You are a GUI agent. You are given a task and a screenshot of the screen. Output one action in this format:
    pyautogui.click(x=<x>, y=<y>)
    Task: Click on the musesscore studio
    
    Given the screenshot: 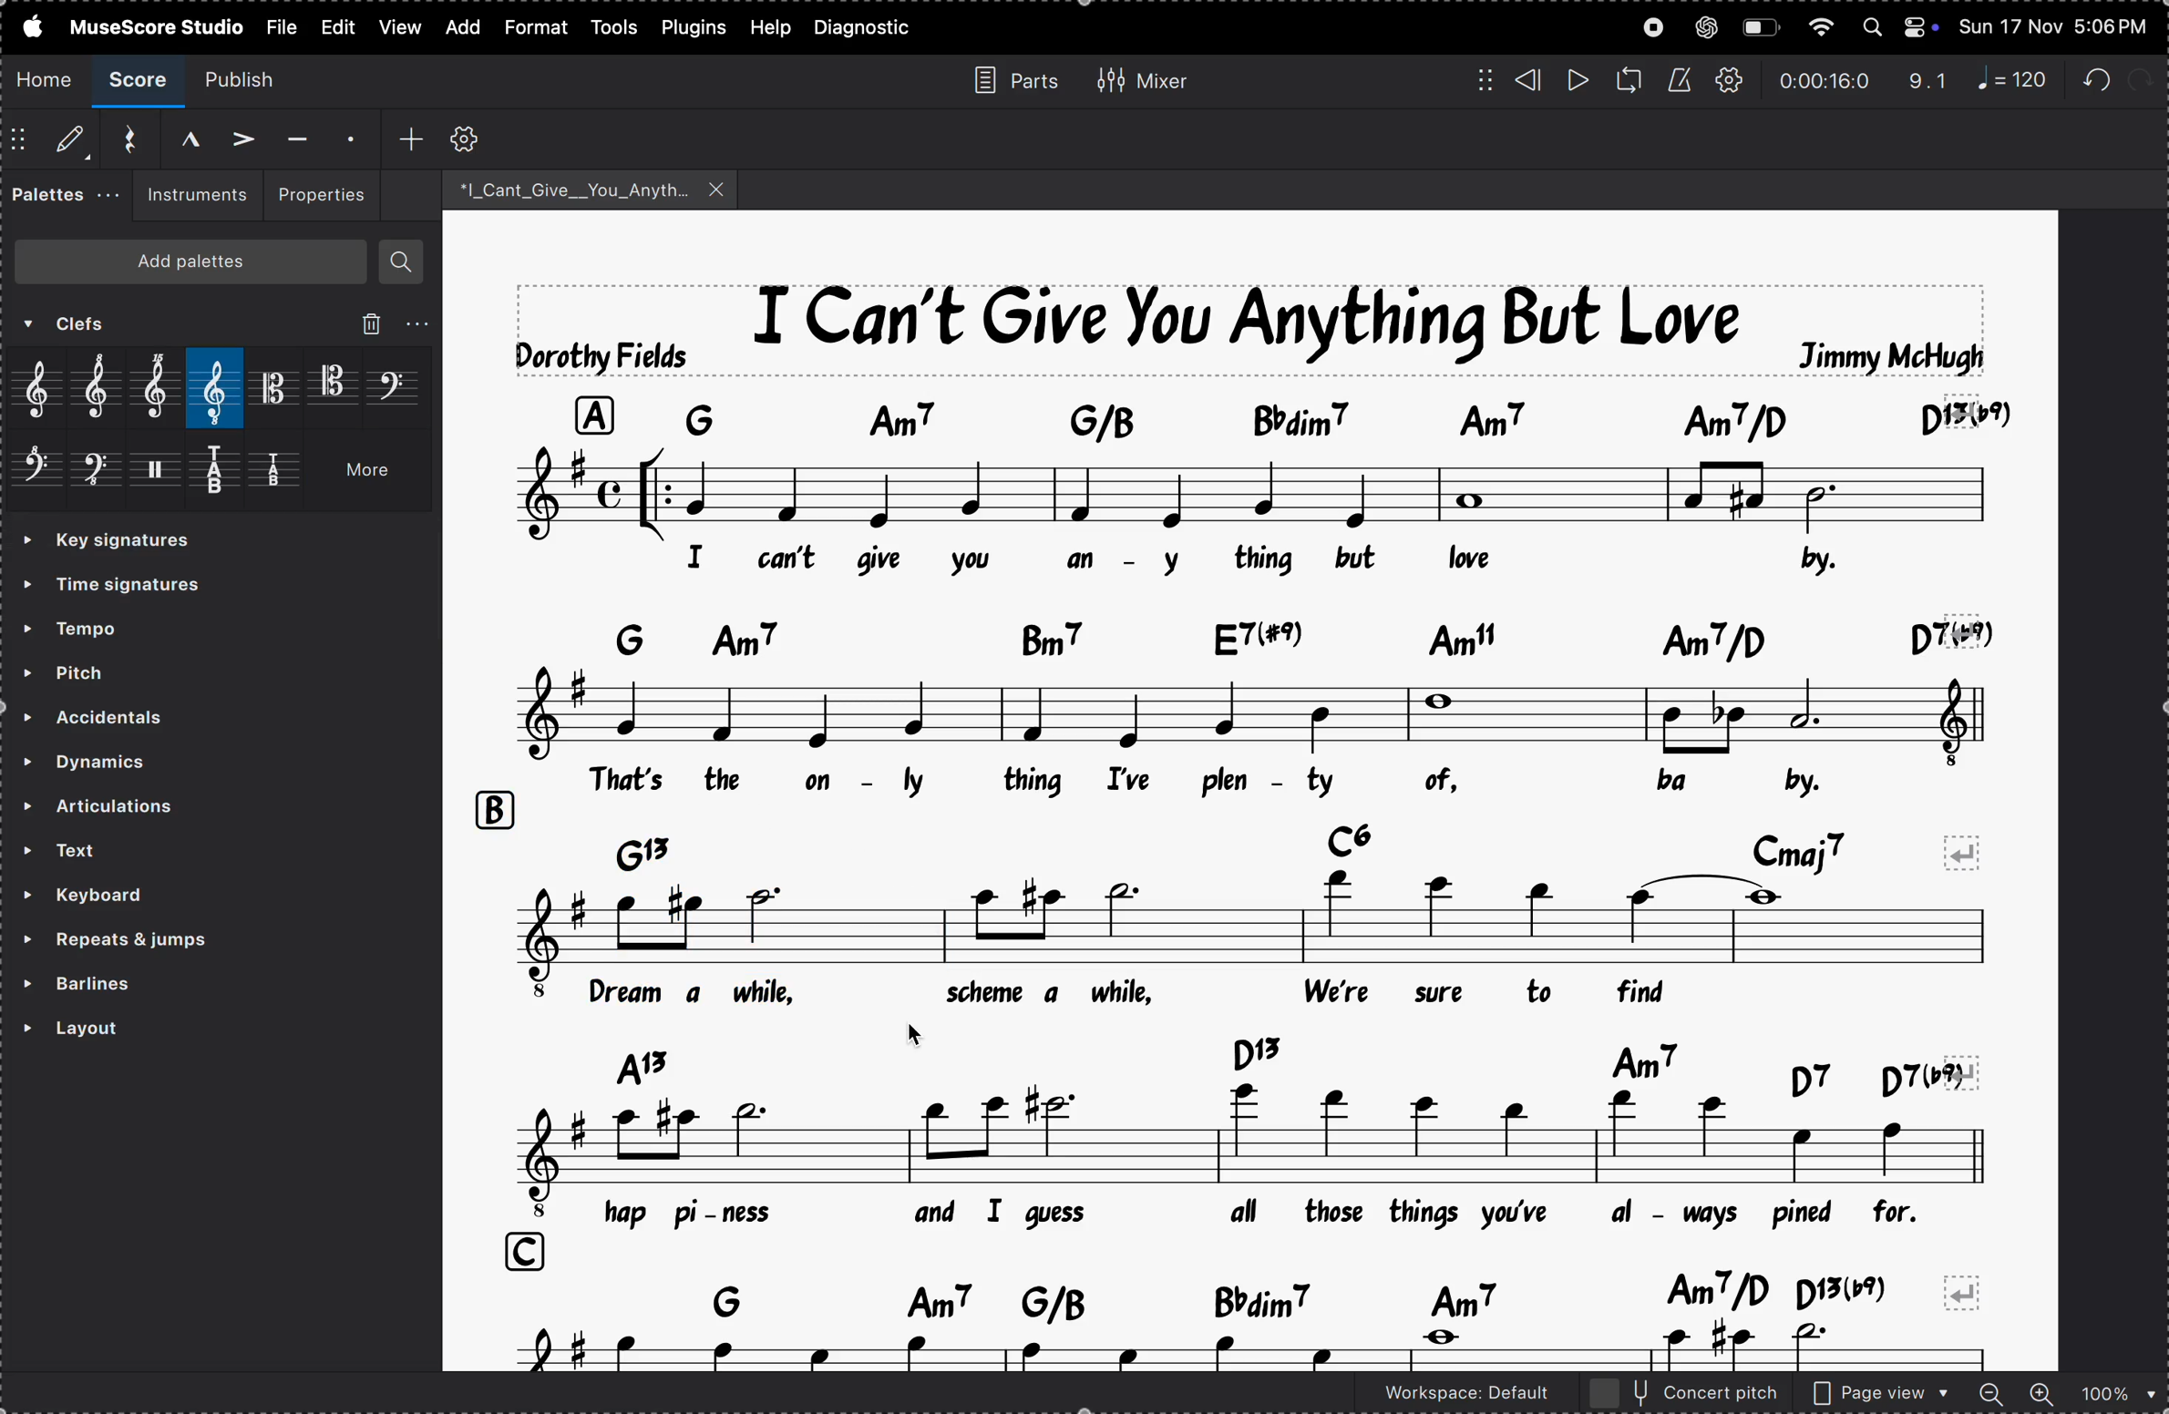 What is the action you would take?
    pyautogui.click(x=155, y=26)
    